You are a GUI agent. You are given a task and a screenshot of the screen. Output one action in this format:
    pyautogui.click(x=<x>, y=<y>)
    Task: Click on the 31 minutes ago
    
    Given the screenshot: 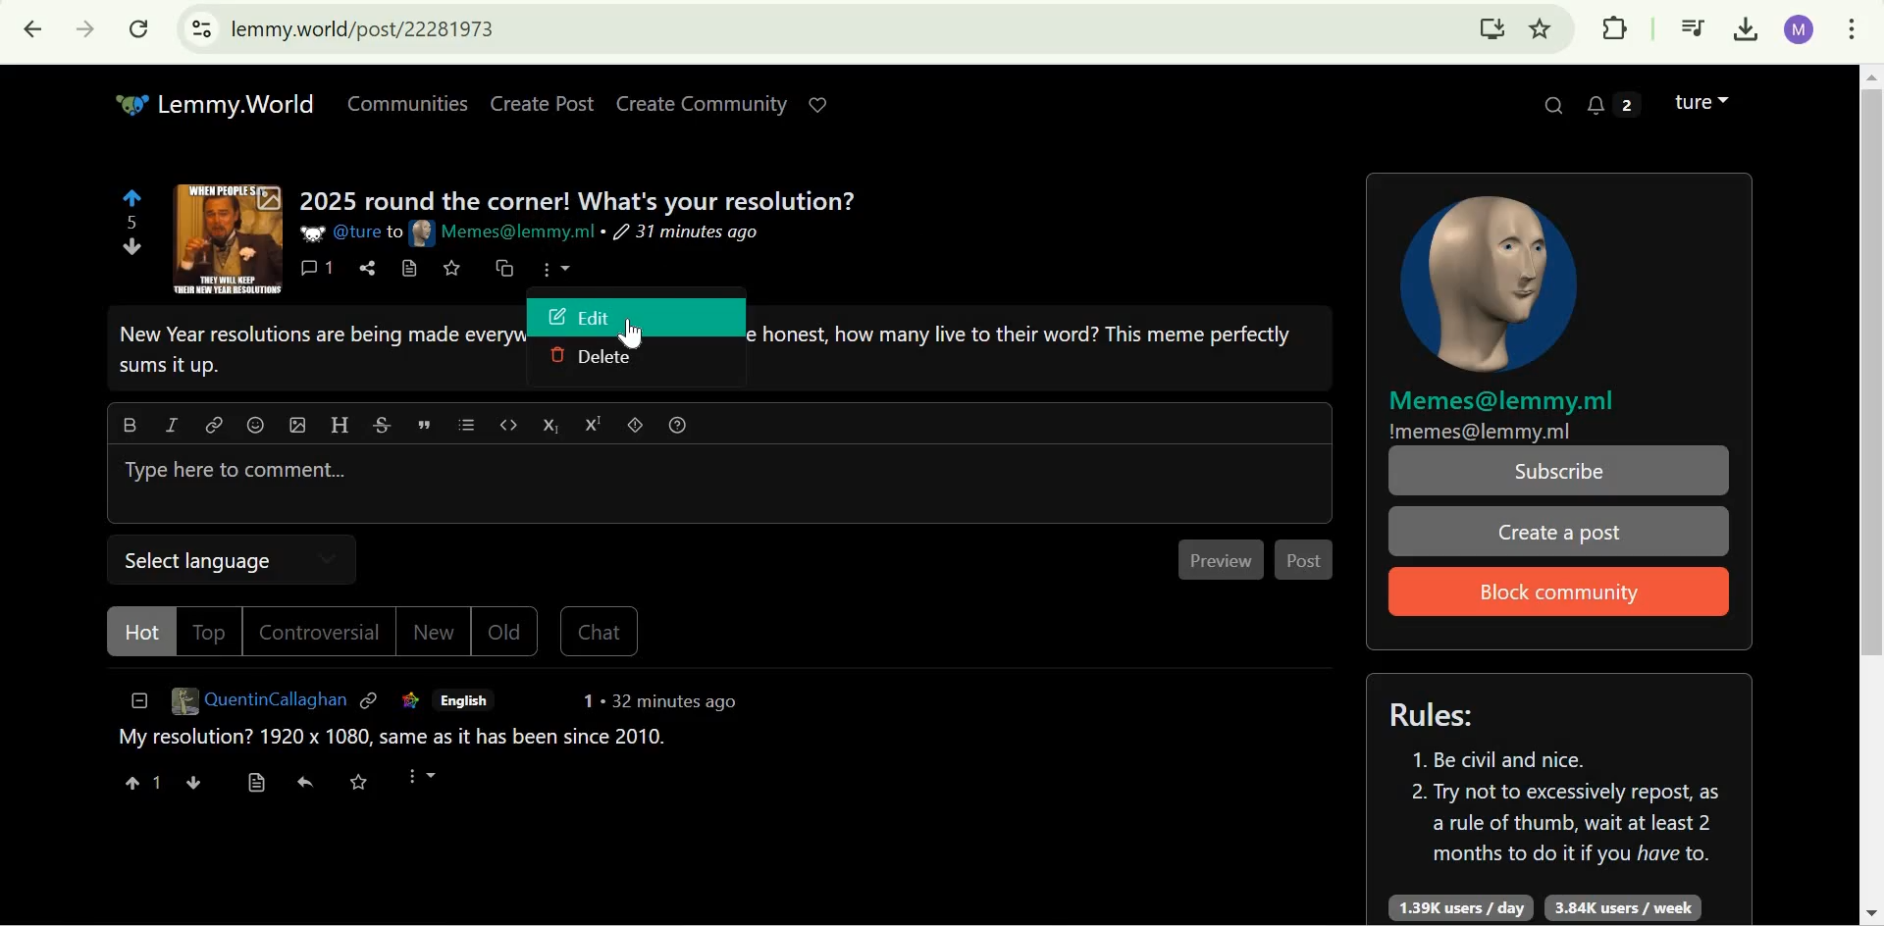 What is the action you would take?
    pyautogui.click(x=694, y=231)
    